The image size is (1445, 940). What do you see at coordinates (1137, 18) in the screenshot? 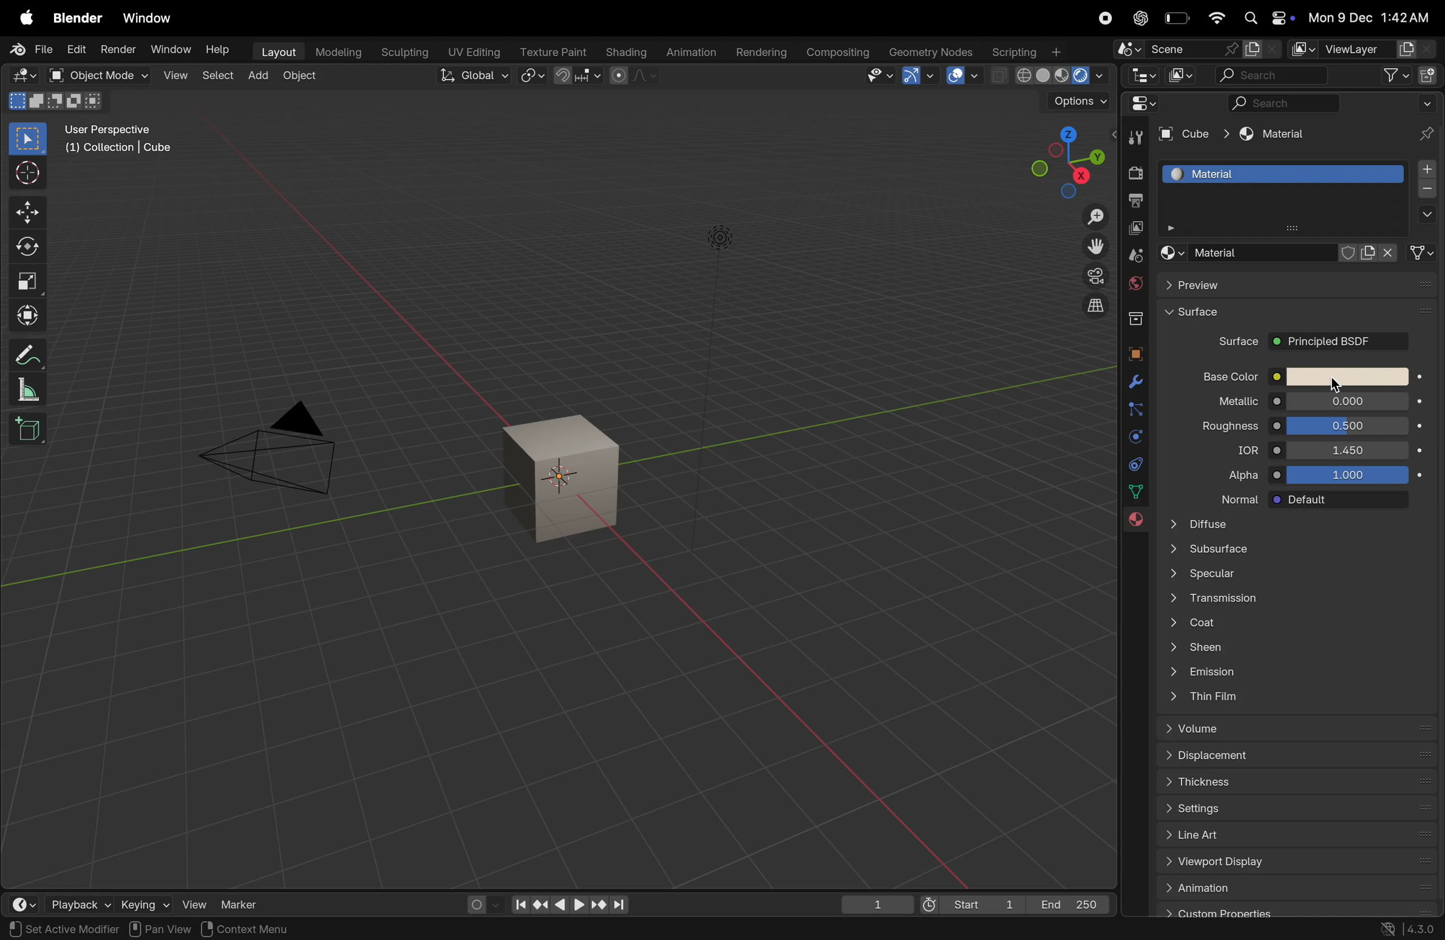
I see `chatgpt` at bounding box center [1137, 18].